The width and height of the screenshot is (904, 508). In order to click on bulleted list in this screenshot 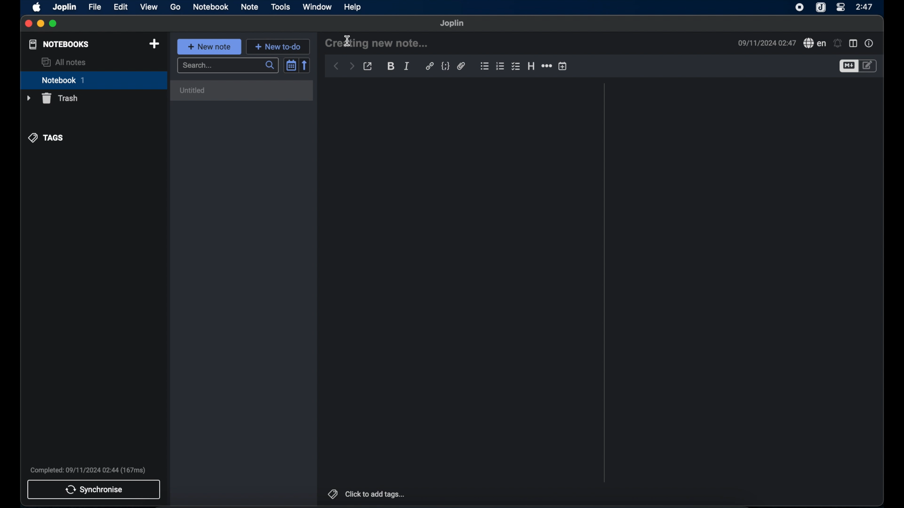, I will do `click(484, 66)`.